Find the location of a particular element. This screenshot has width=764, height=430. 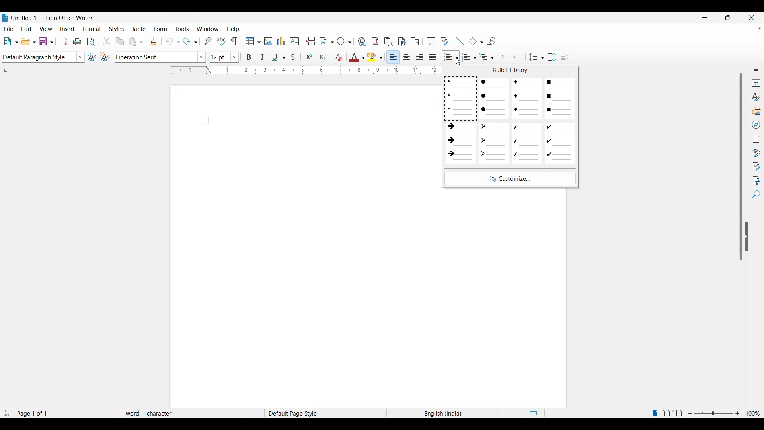

font size is located at coordinates (223, 57).